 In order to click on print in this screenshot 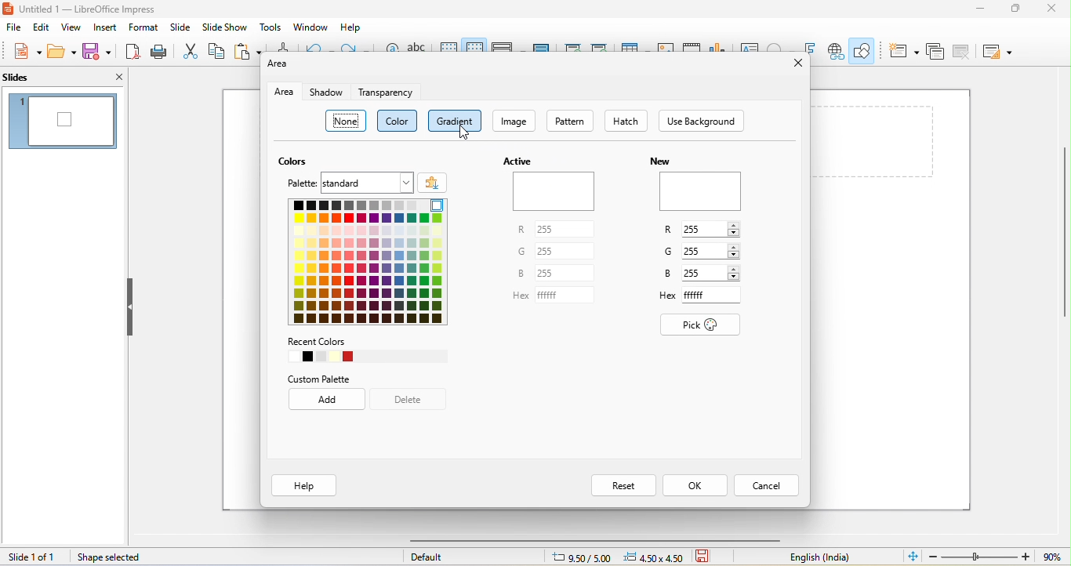, I will do `click(158, 51)`.